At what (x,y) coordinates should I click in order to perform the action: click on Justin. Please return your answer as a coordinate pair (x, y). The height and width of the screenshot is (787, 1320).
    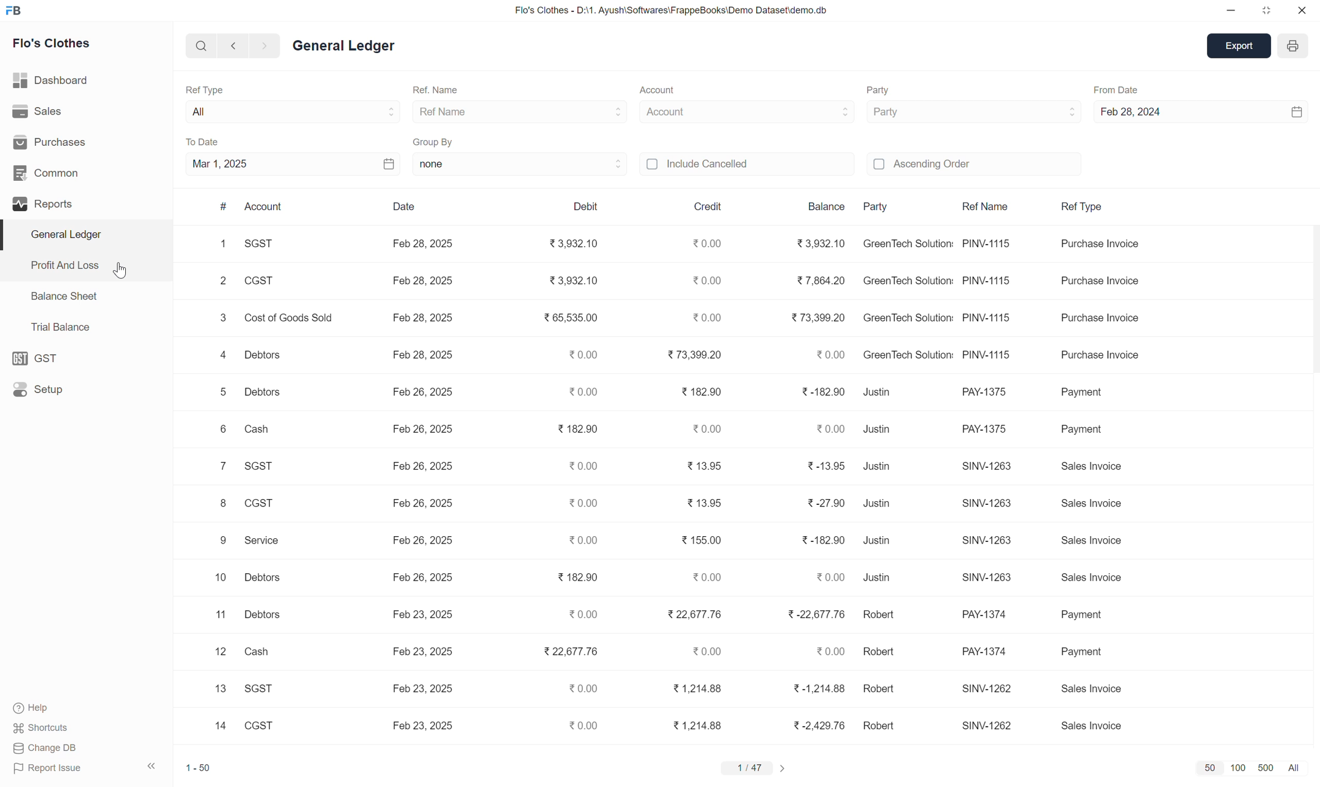
    Looking at the image, I should click on (877, 393).